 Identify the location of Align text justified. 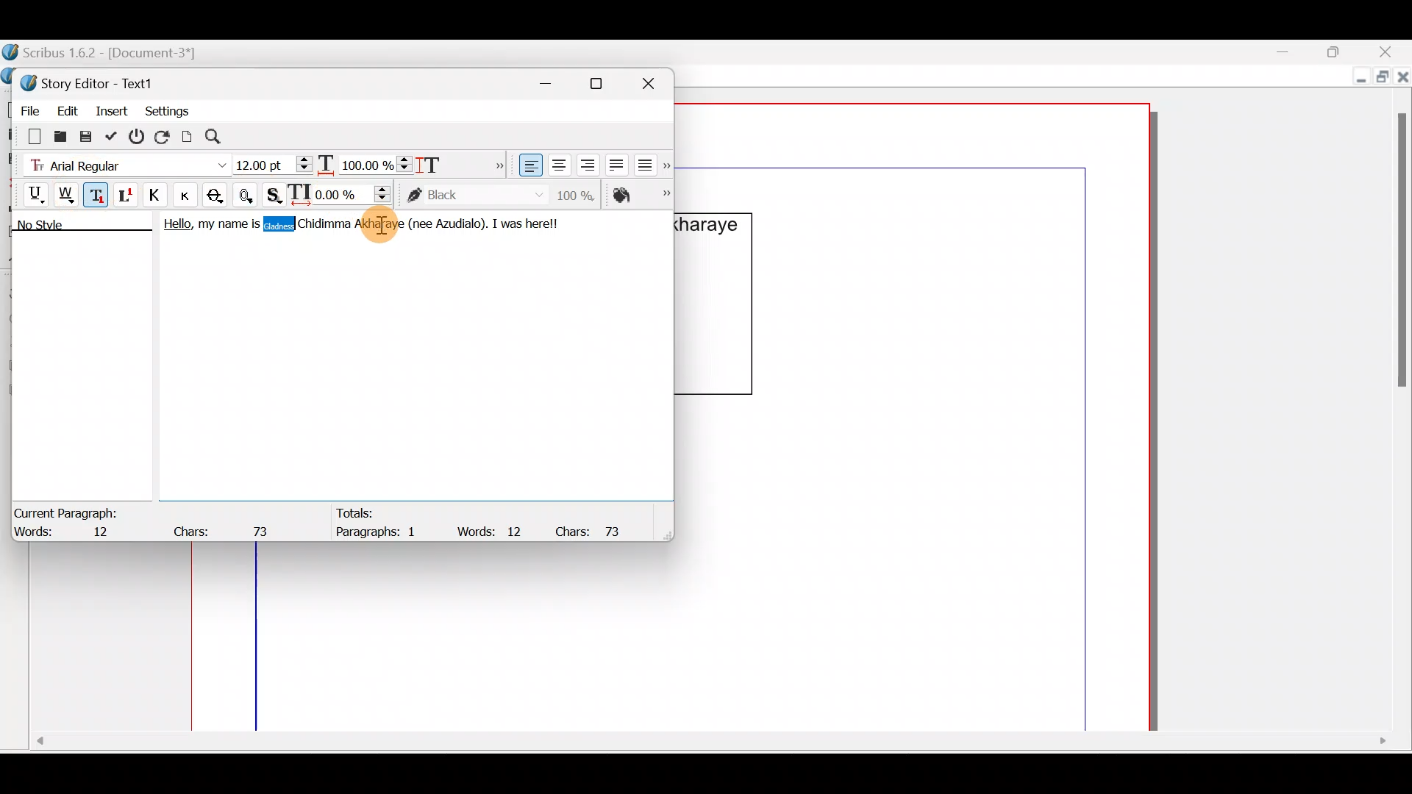
(615, 162).